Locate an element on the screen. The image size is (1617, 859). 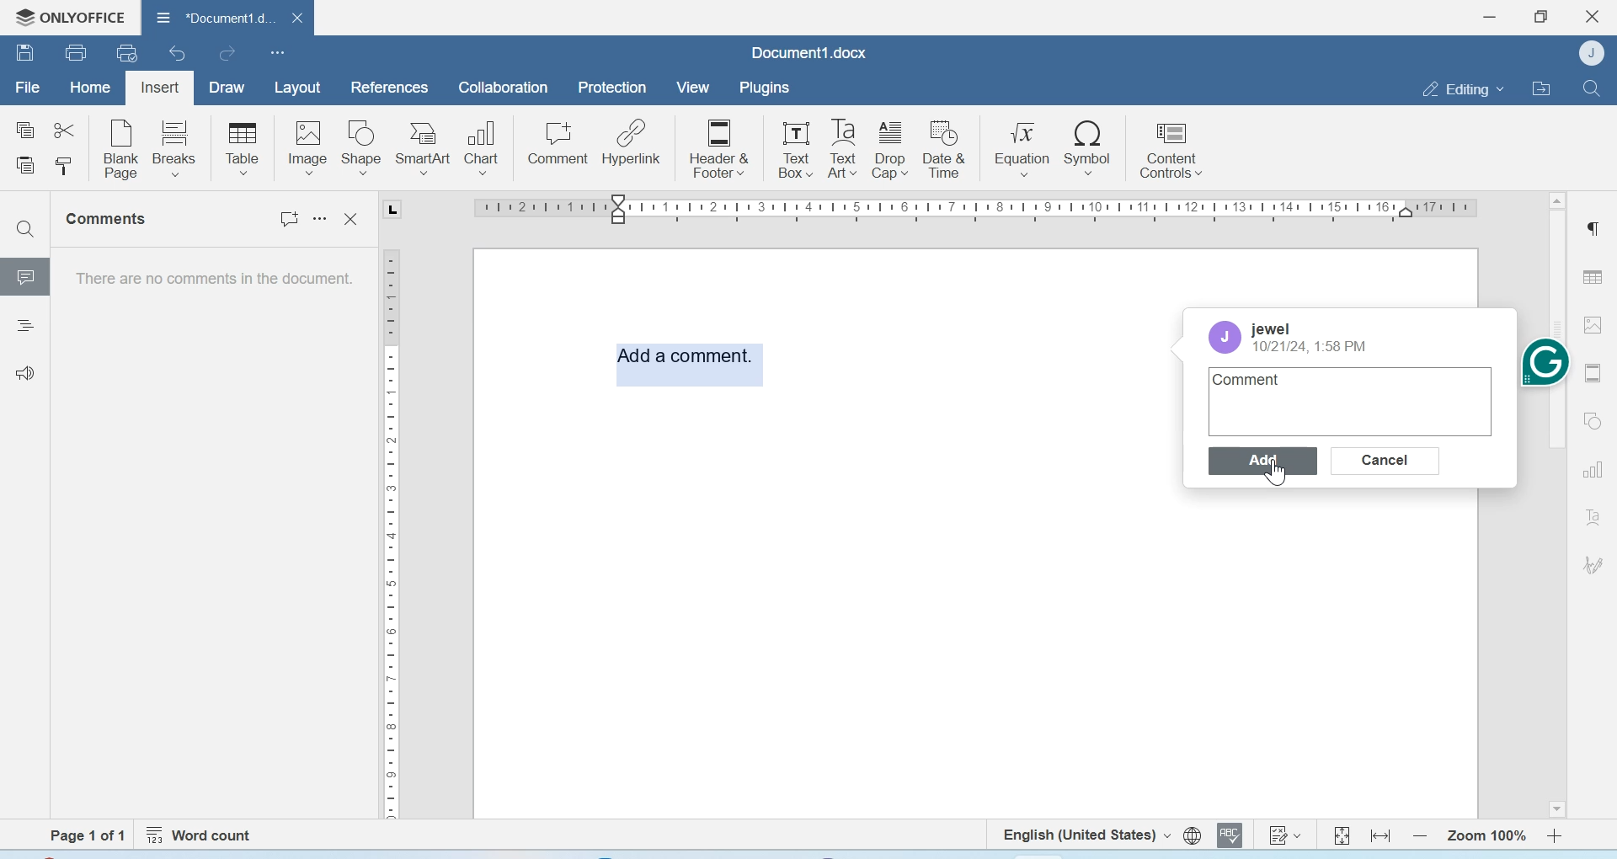
Graphs is located at coordinates (1593, 470).